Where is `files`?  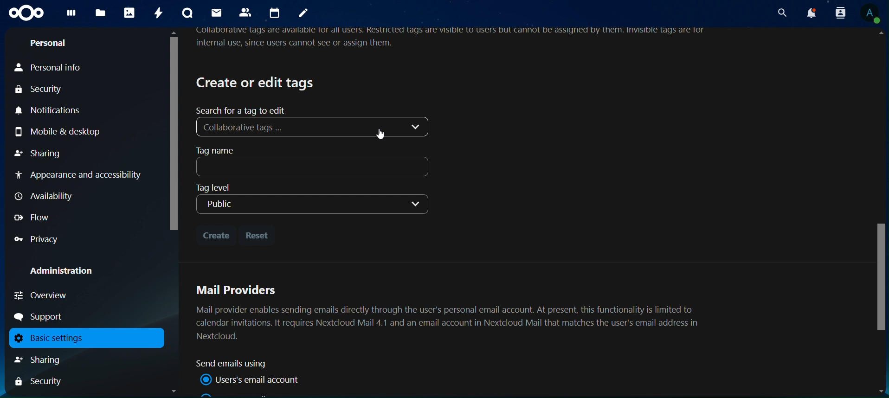
files is located at coordinates (100, 13).